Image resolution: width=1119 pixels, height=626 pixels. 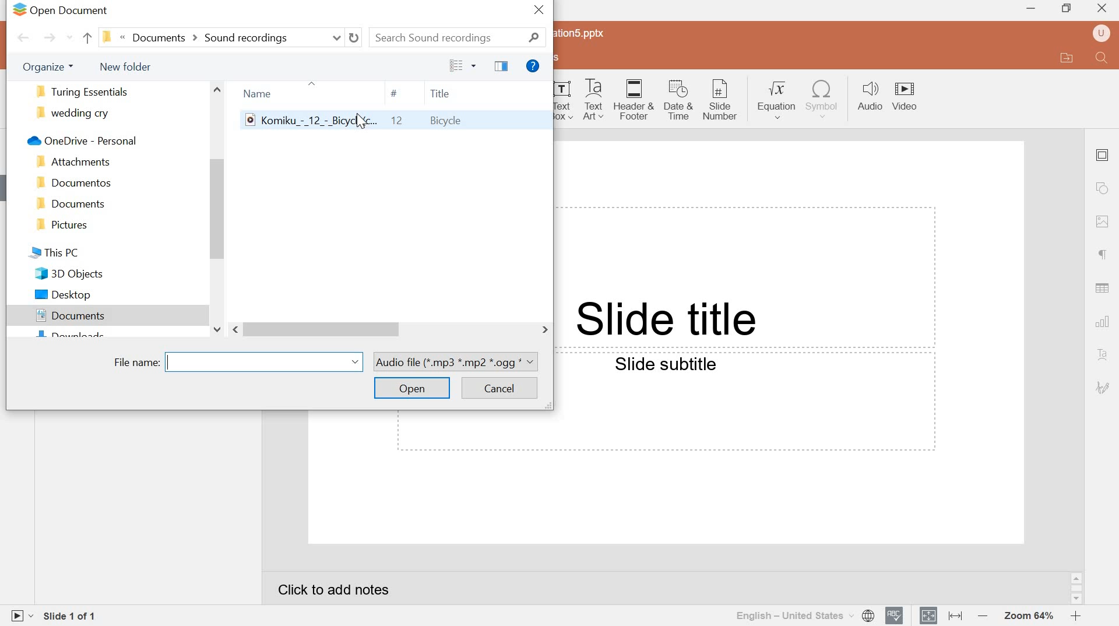 What do you see at coordinates (72, 618) in the screenshot?
I see `Slide 1 of 1` at bounding box center [72, 618].